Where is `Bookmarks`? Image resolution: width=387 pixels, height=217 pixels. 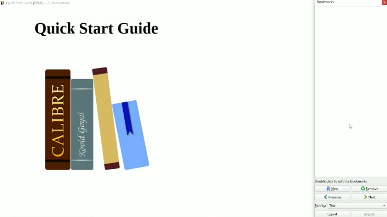
Bookmarks is located at coordinates (327, 2).